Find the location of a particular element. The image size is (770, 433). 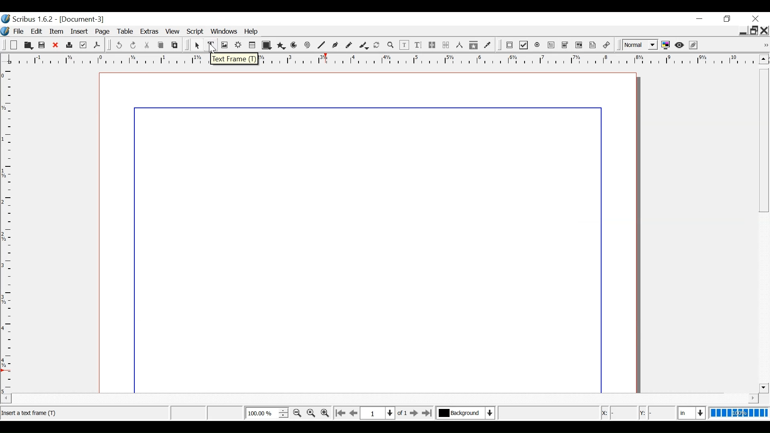

Scroll up is located at coordinates (762, 59).